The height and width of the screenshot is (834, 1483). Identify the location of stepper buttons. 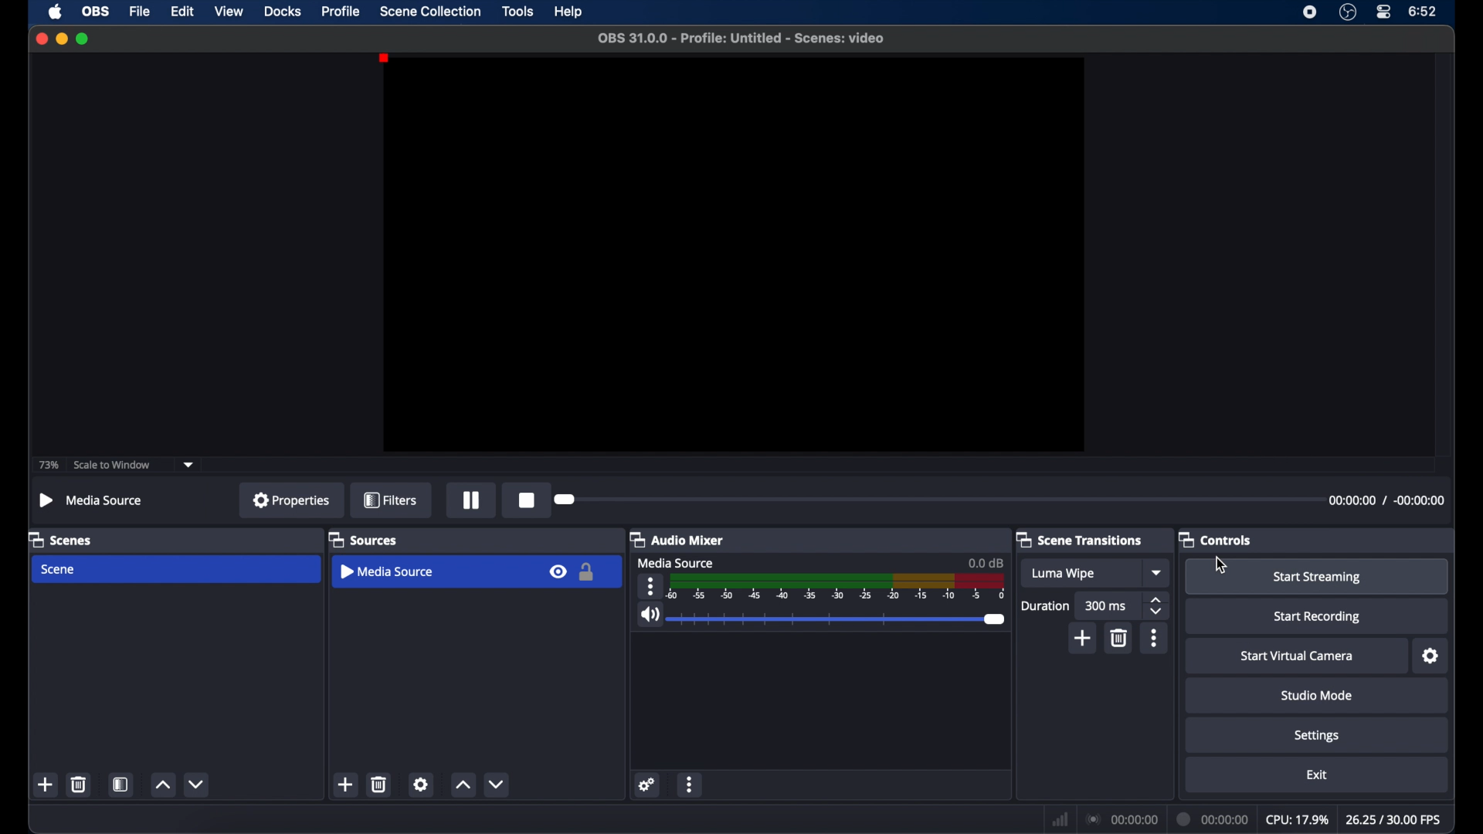
(1157, 605).